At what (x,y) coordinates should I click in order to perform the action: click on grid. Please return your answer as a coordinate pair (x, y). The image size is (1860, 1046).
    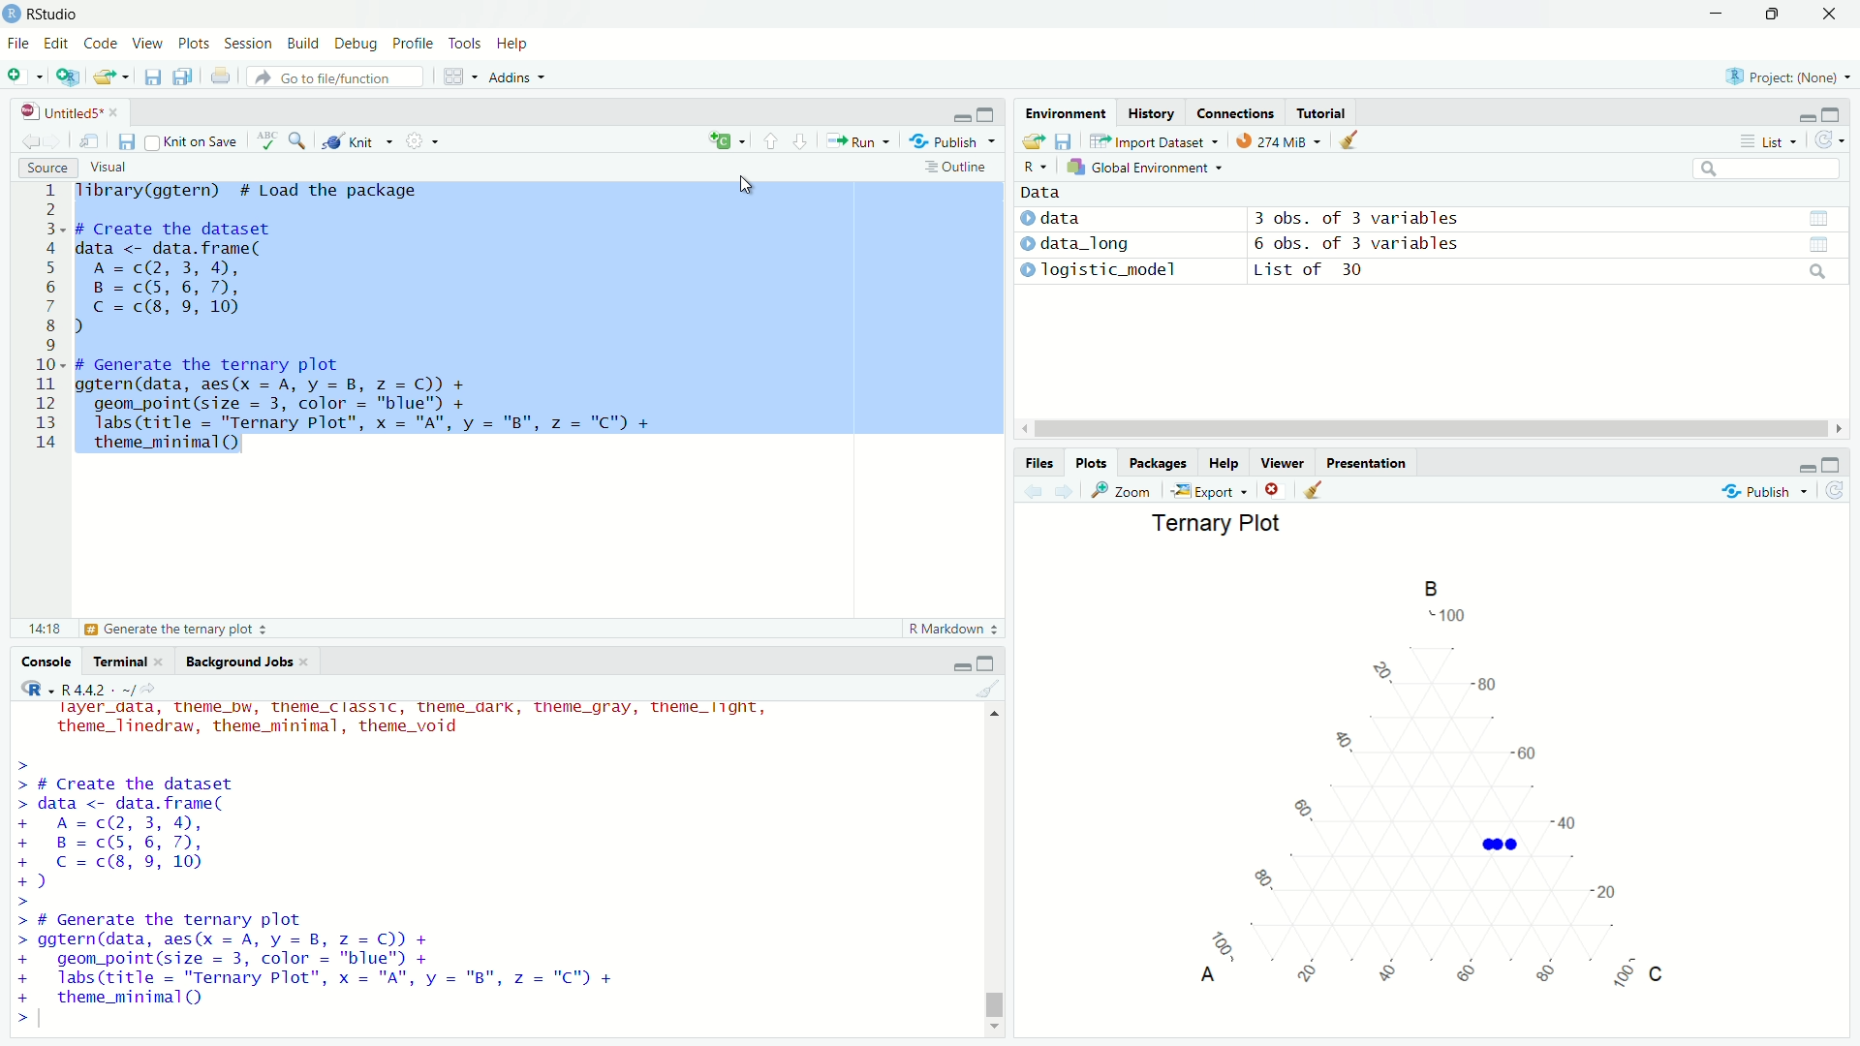
    Looking at the image, I should click on (461, 79).